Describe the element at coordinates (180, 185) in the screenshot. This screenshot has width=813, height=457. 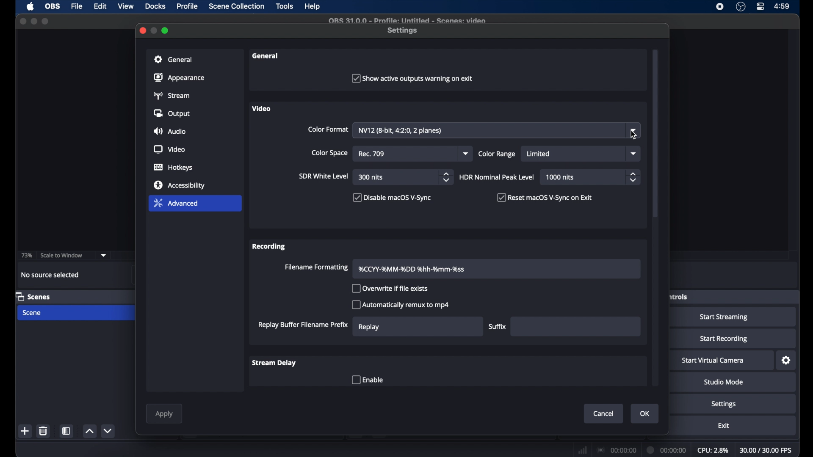
I see `accessibility` at that location.